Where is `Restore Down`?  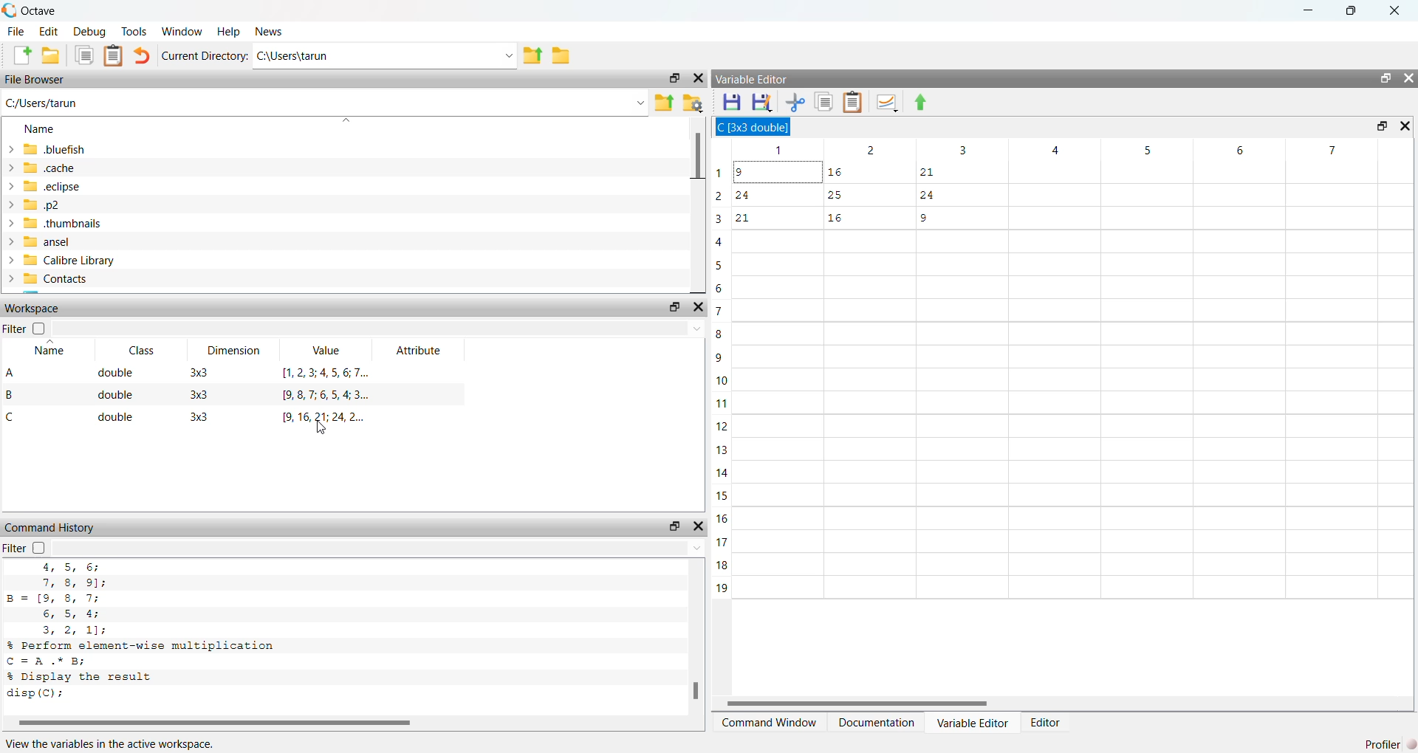 Restore Down is located at coordinates (677, 306).